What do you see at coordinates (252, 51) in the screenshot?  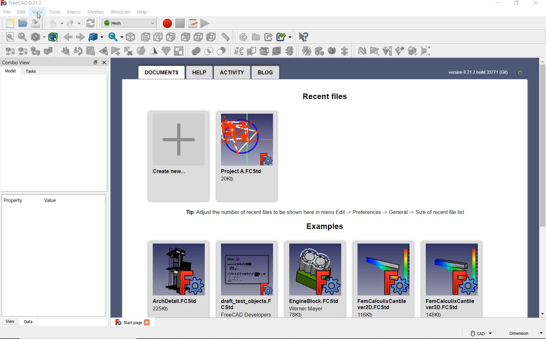 I see `trim mesh with a plane` at bounding box center [252, 51].